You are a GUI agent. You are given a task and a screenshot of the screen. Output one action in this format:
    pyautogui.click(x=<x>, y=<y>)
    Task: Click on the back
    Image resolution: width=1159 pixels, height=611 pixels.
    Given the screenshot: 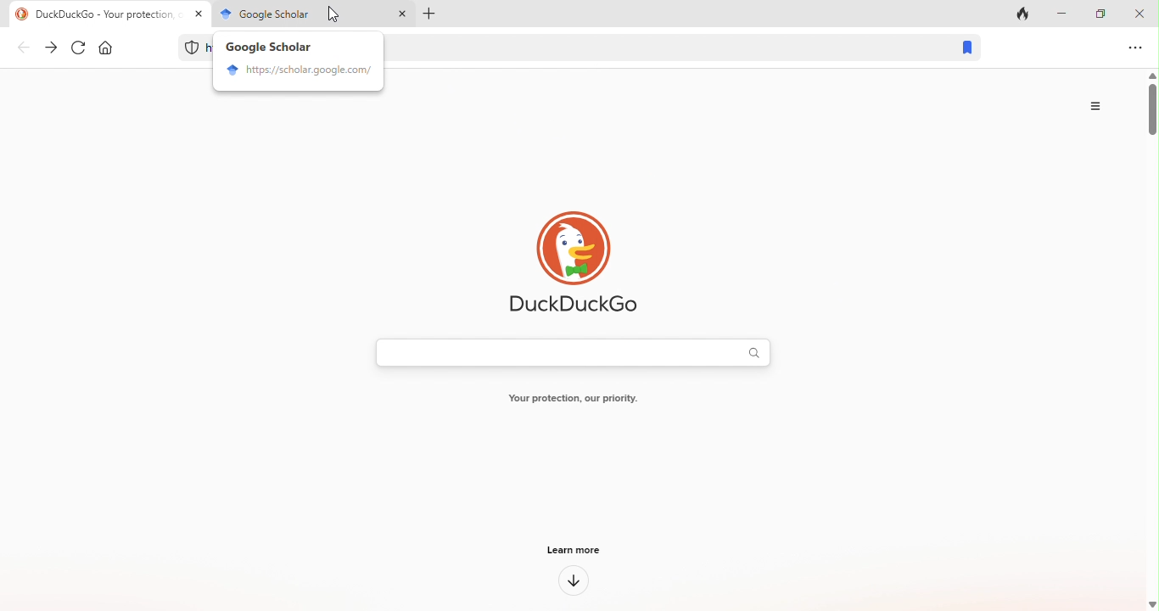 What is the action you would take?
    pyautogui.click(x=25, y=50)
    